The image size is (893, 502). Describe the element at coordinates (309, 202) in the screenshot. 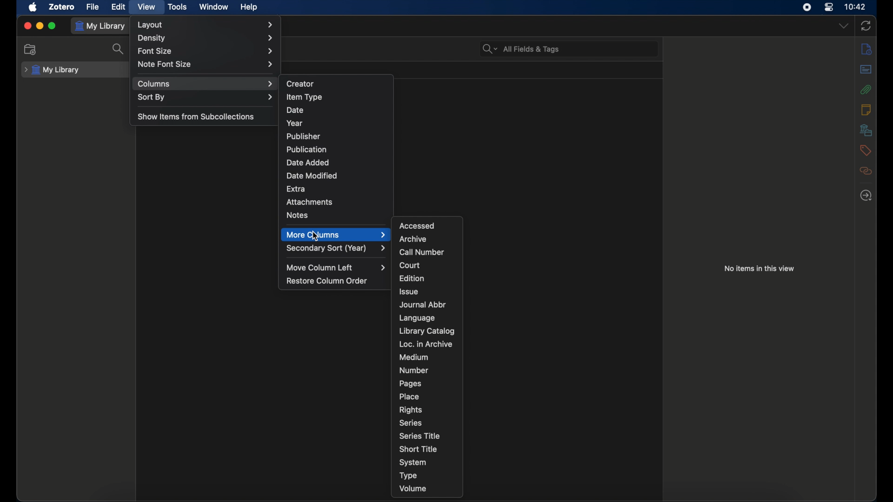

I see `attachments` at that location.